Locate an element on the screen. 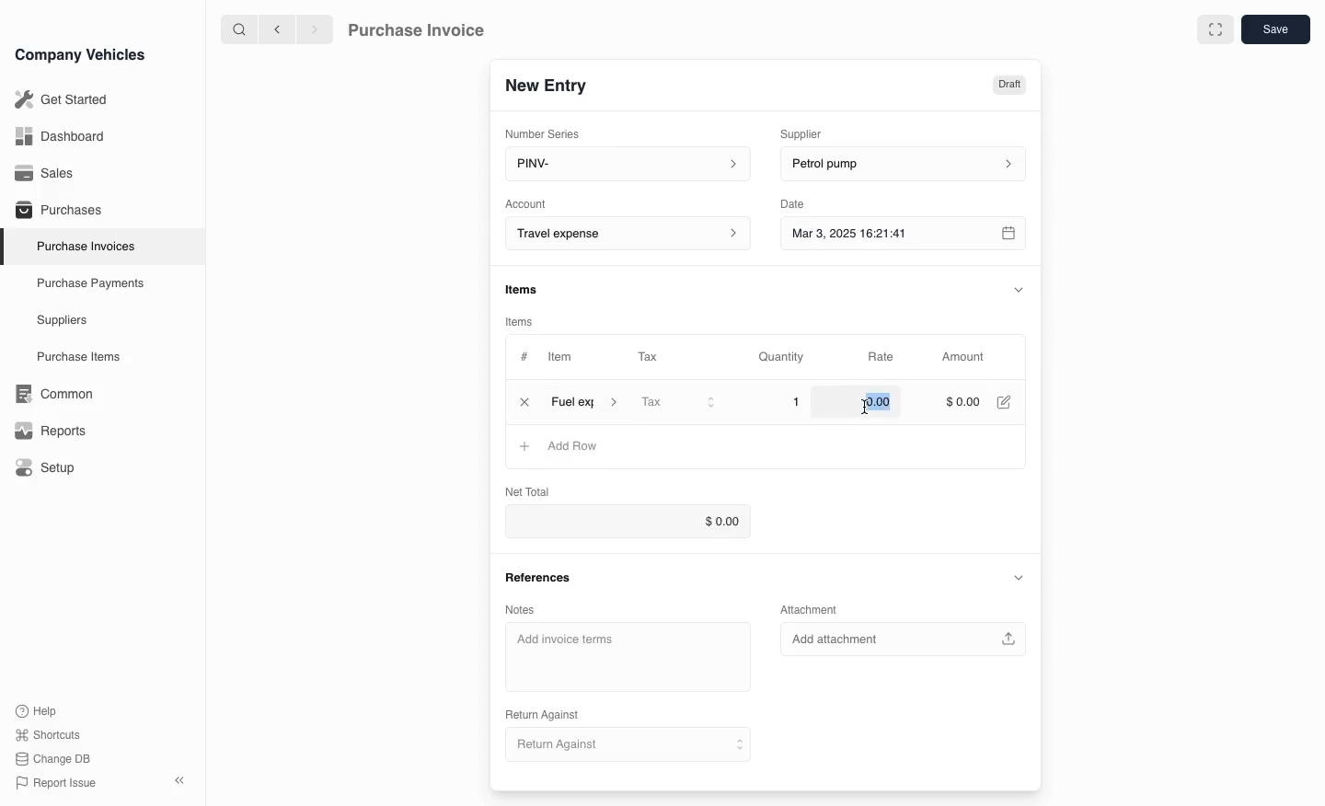 This screenshot has height=806, width=1325. previous is located at coordinates (275, 29).